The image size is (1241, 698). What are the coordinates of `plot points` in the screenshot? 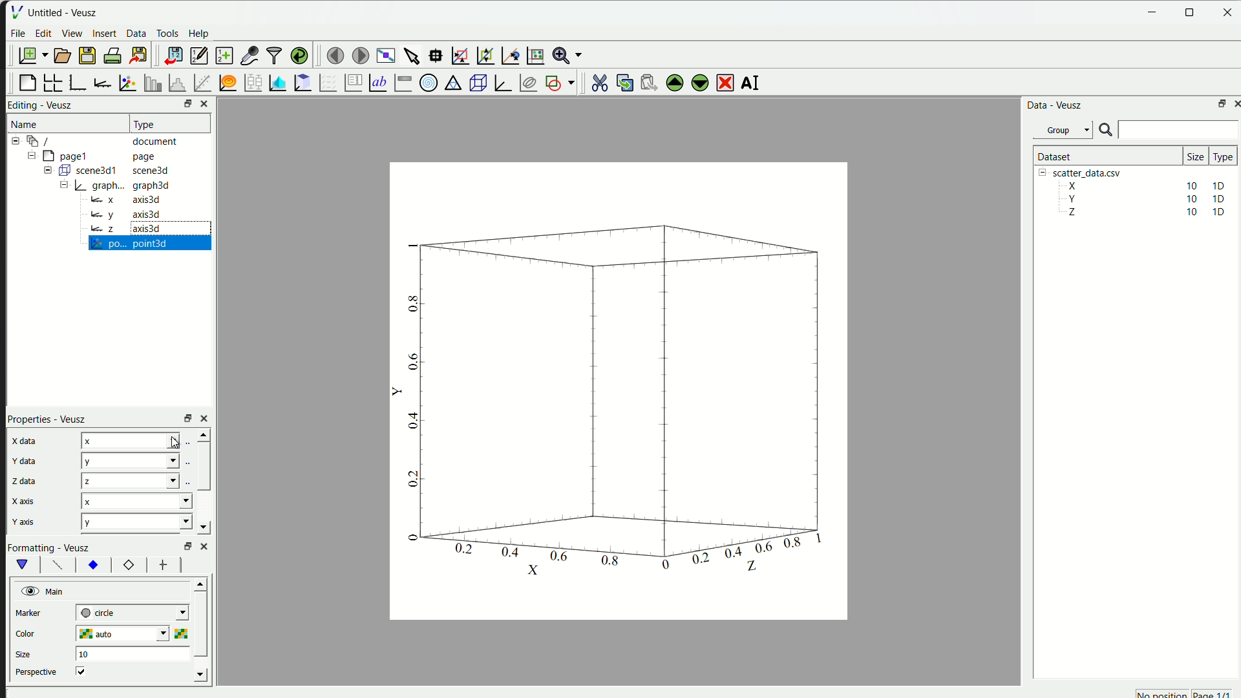 It's located at (125, 83).